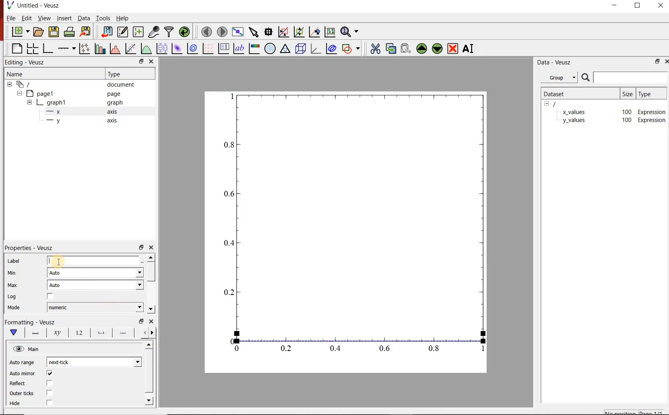 This screenshot has height=415, width=669. I want to click on restore down, so click(141, 321).